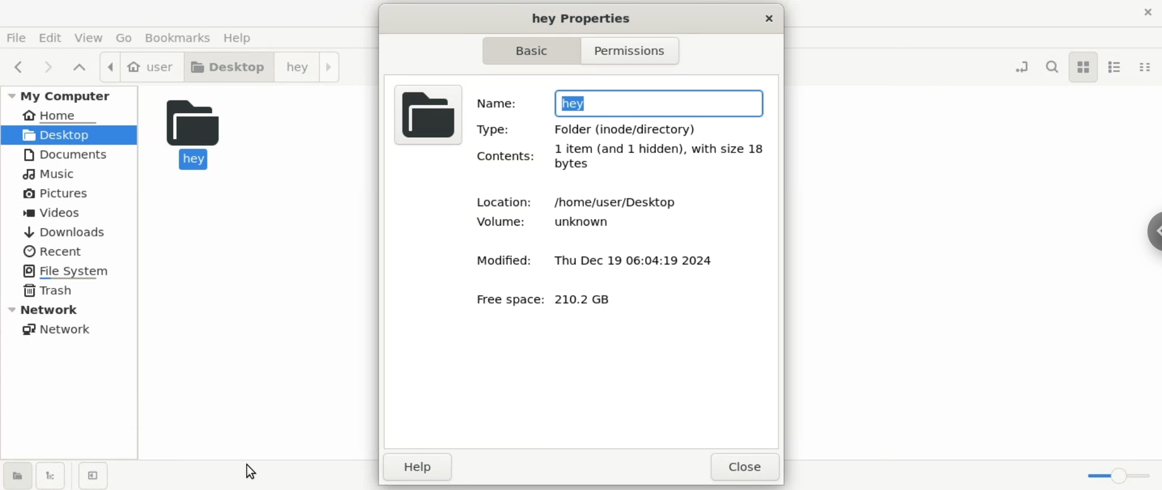  I want to click on trash, so click(69, 289).